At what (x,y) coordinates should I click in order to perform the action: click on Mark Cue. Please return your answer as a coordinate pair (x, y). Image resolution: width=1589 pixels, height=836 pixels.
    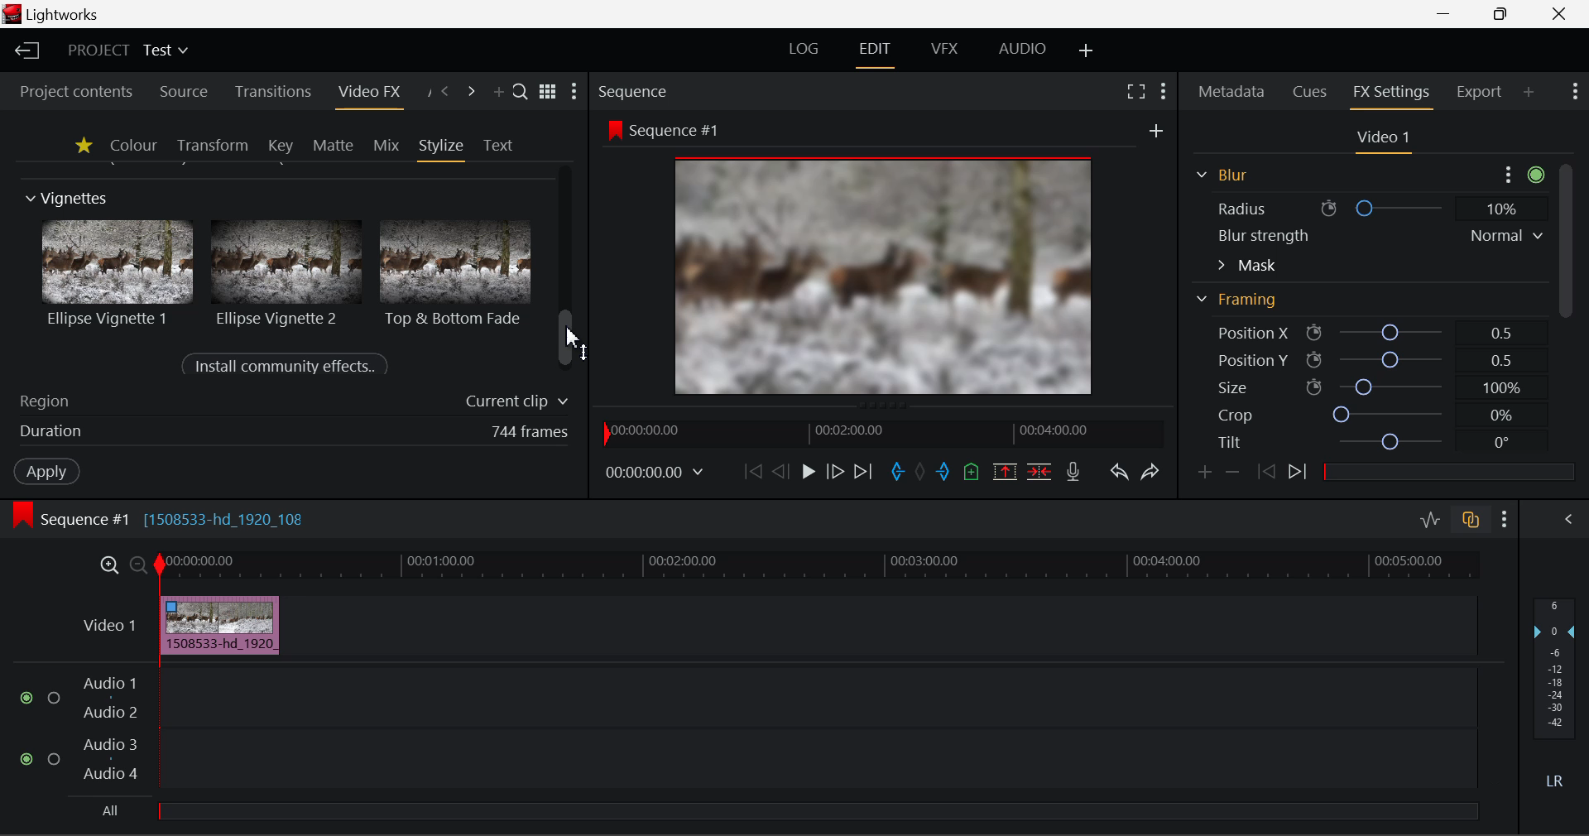
    Looking at the image, I should click on (972, 471).